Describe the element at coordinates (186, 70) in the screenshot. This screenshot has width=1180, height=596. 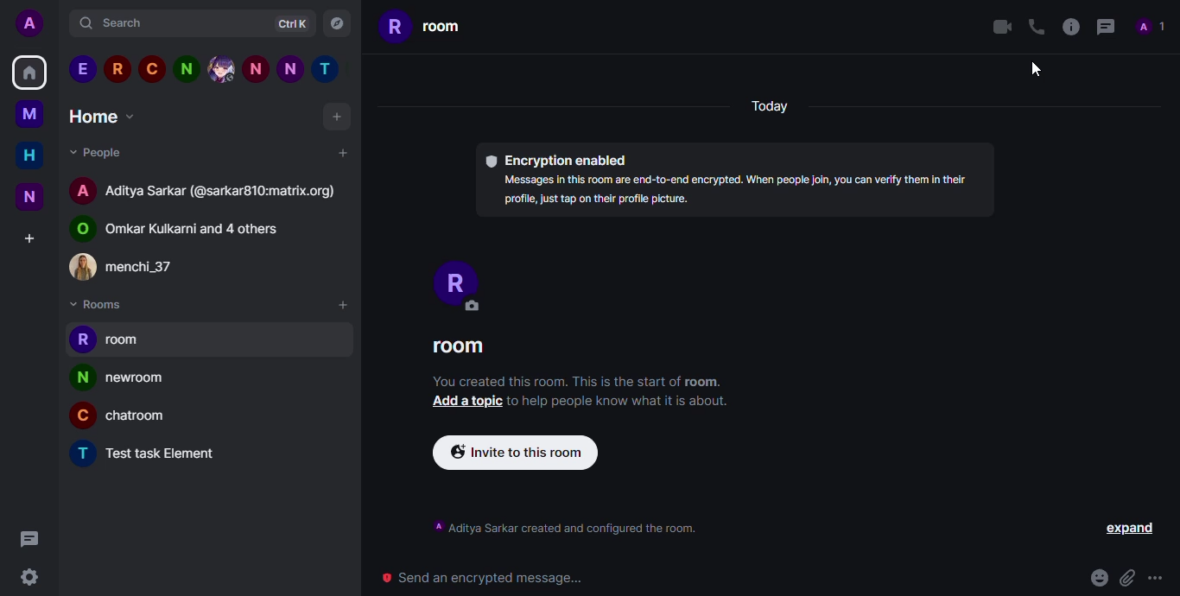
I see `Contact shortcut` at that location.